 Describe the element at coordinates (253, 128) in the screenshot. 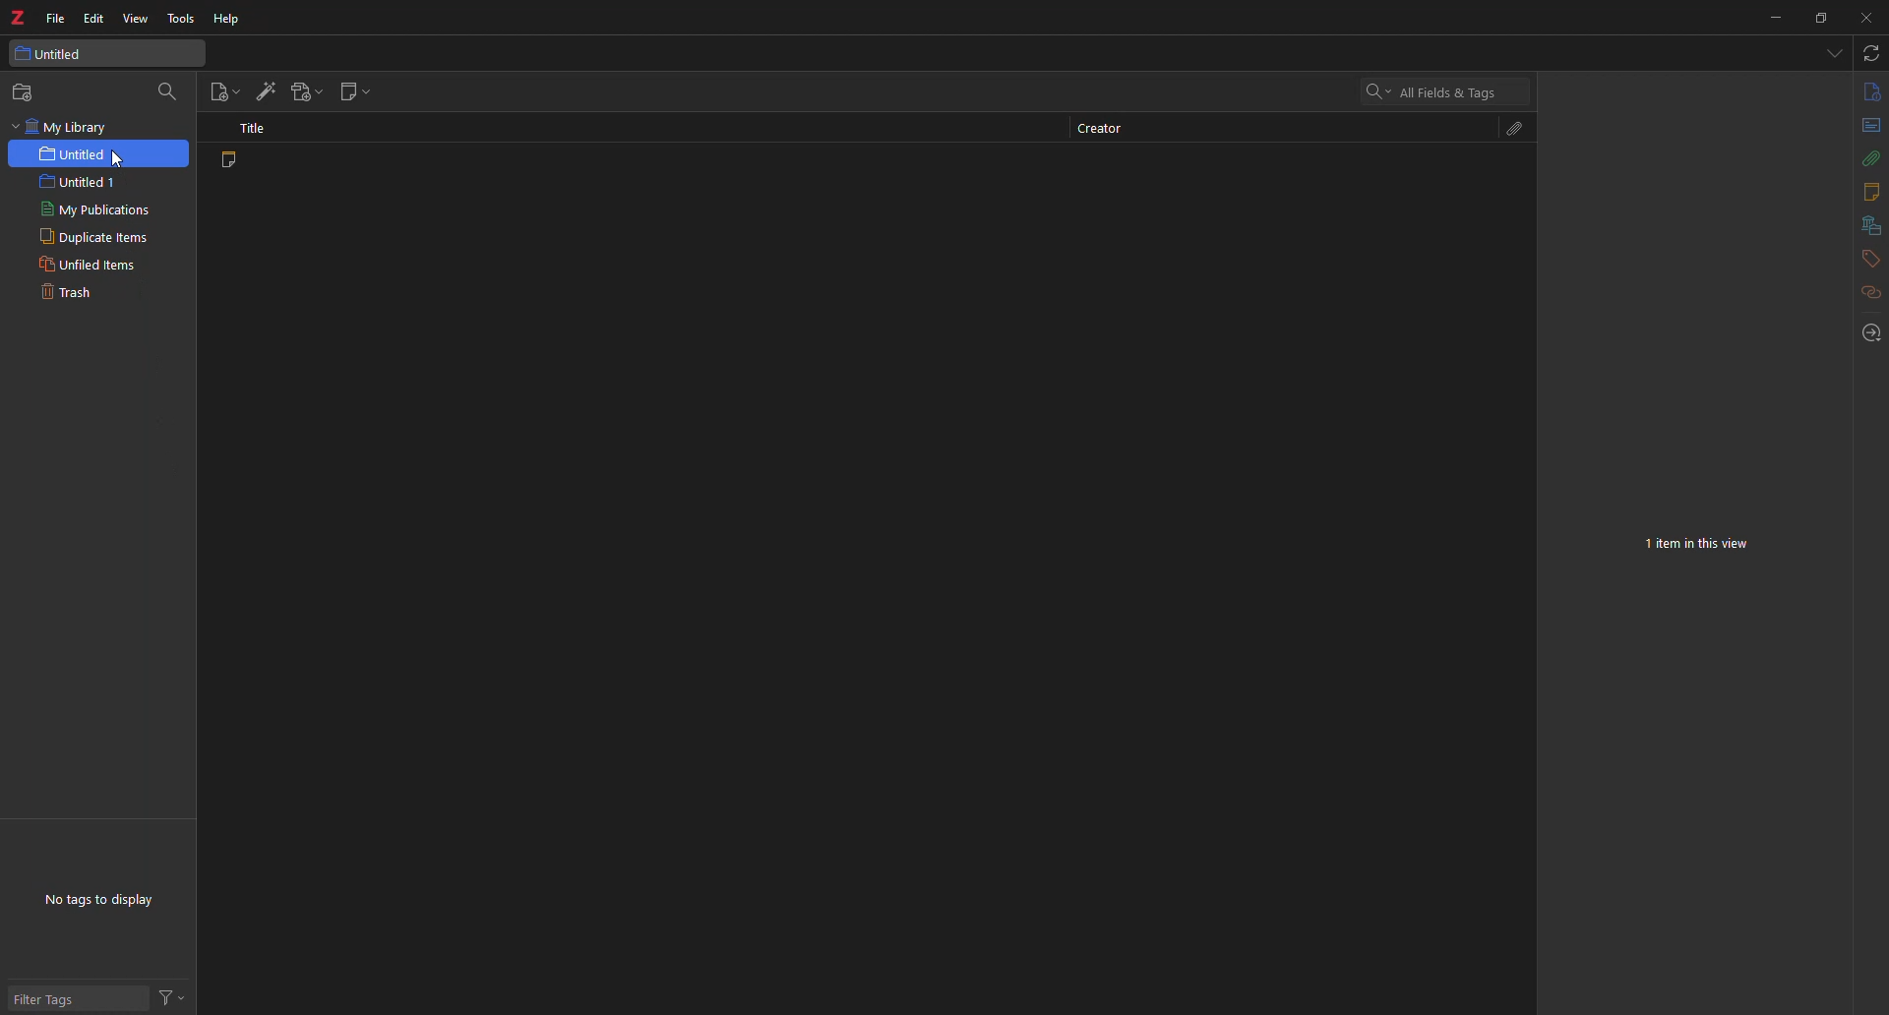

I see `title` at that location.